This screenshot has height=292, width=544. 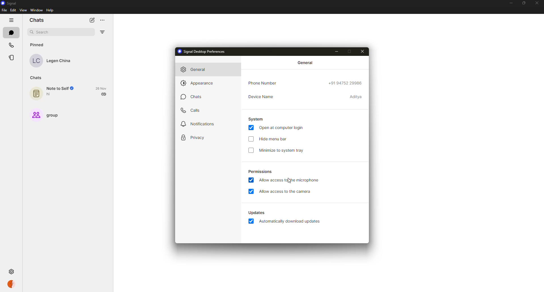 What do you see at coordinates (10, 45) in the screenshot?
I see `calls` at bounding box center [10, 45].